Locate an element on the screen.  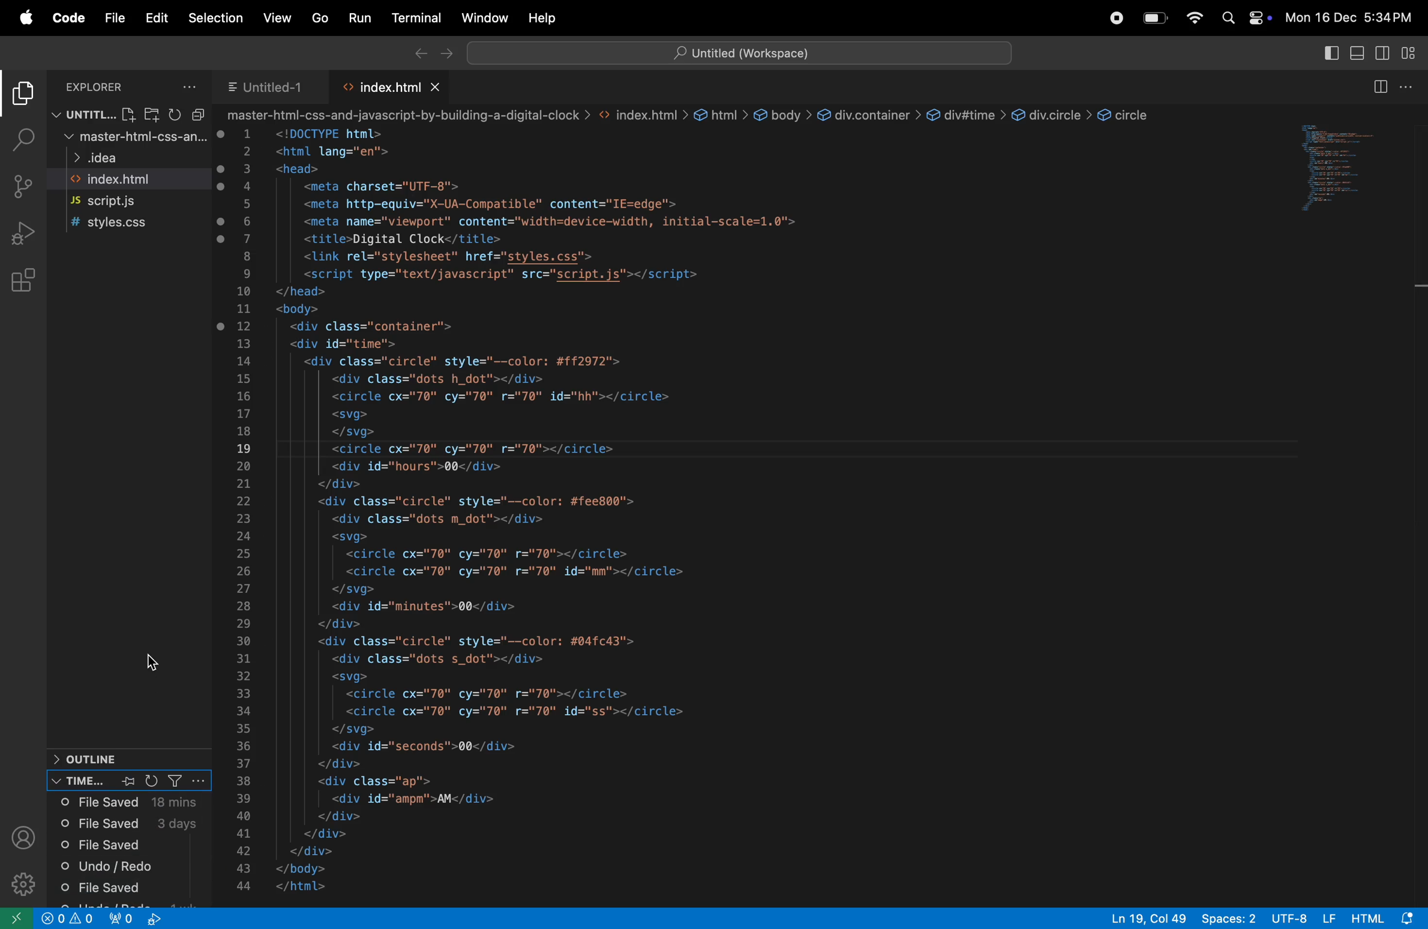
<html lang="en"> is located at coordinates (328, 151).